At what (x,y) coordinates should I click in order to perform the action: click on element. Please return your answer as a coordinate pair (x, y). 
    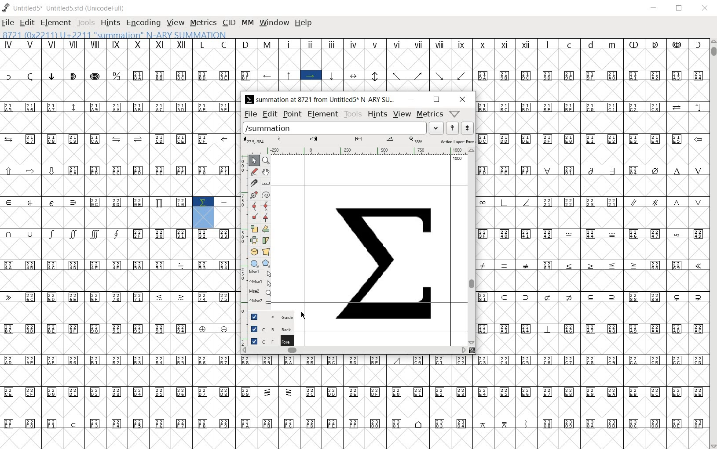
    Looking at the image, I should click on (322, 114).